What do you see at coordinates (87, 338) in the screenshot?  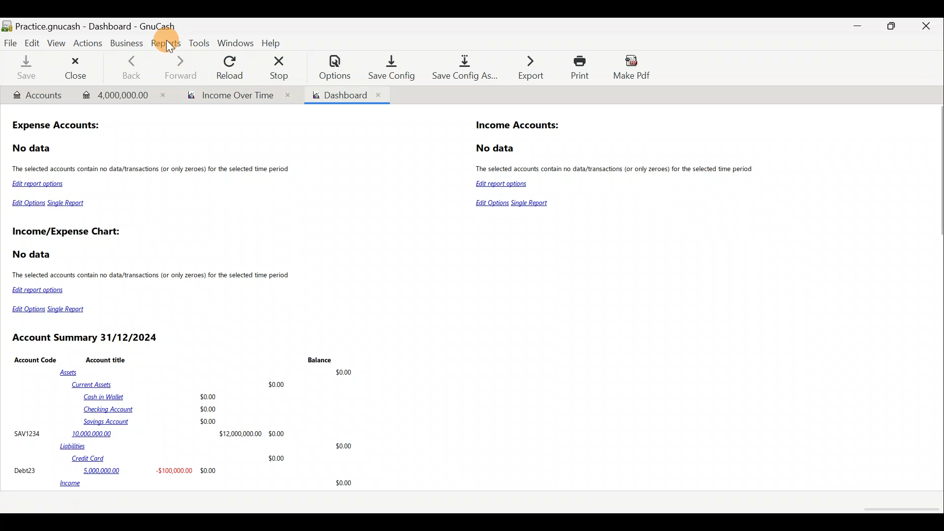 I see `Account Summary 31/12/2024` at bounding box center [87, 338].